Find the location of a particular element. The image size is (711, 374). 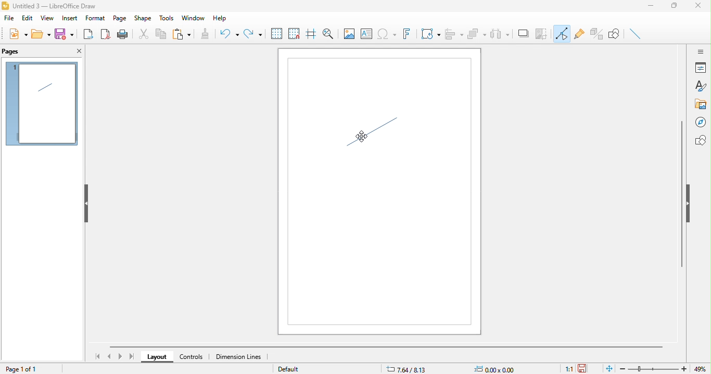

font work text is located at coordinates (409, 36).